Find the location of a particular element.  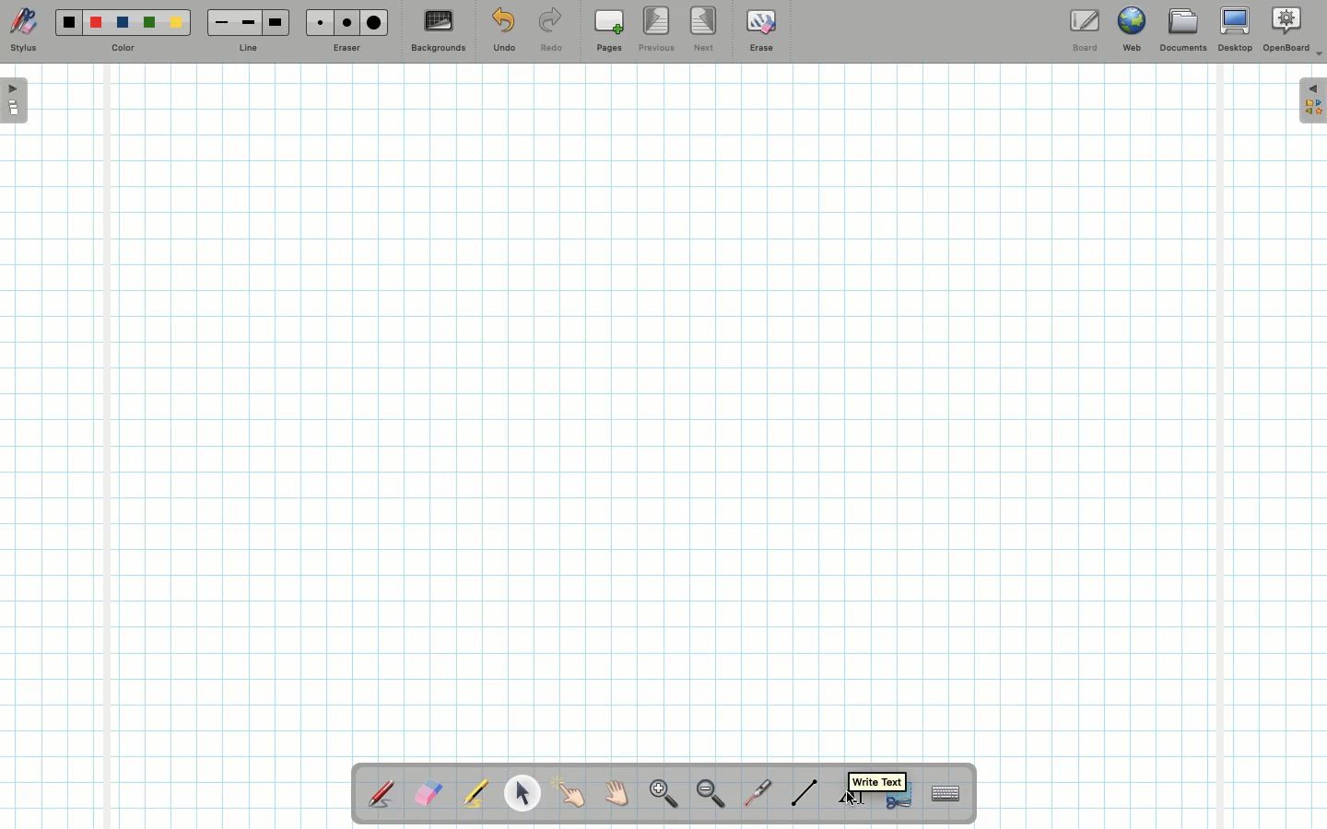

Desktop is located at coordinates (1238, 29).